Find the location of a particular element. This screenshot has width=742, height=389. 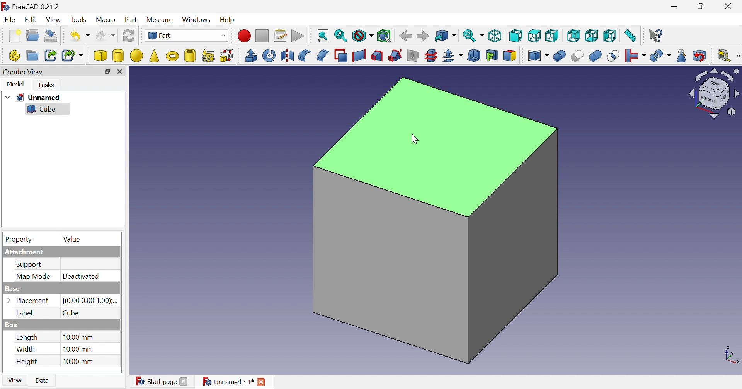

Combo View is located at coordinates (23, 72).